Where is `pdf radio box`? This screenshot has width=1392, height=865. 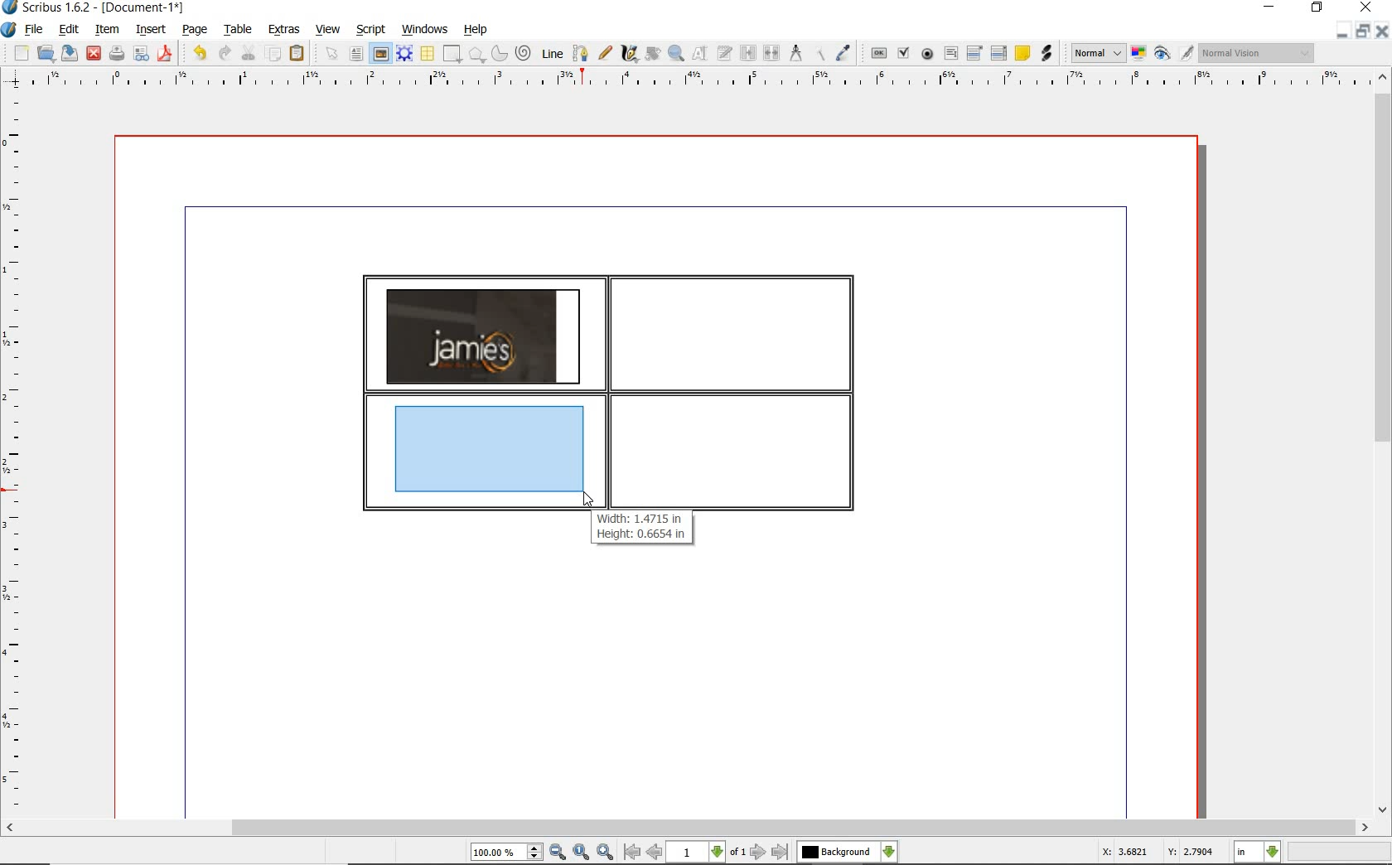
pdf radio box is located at coordinates (928, 55).